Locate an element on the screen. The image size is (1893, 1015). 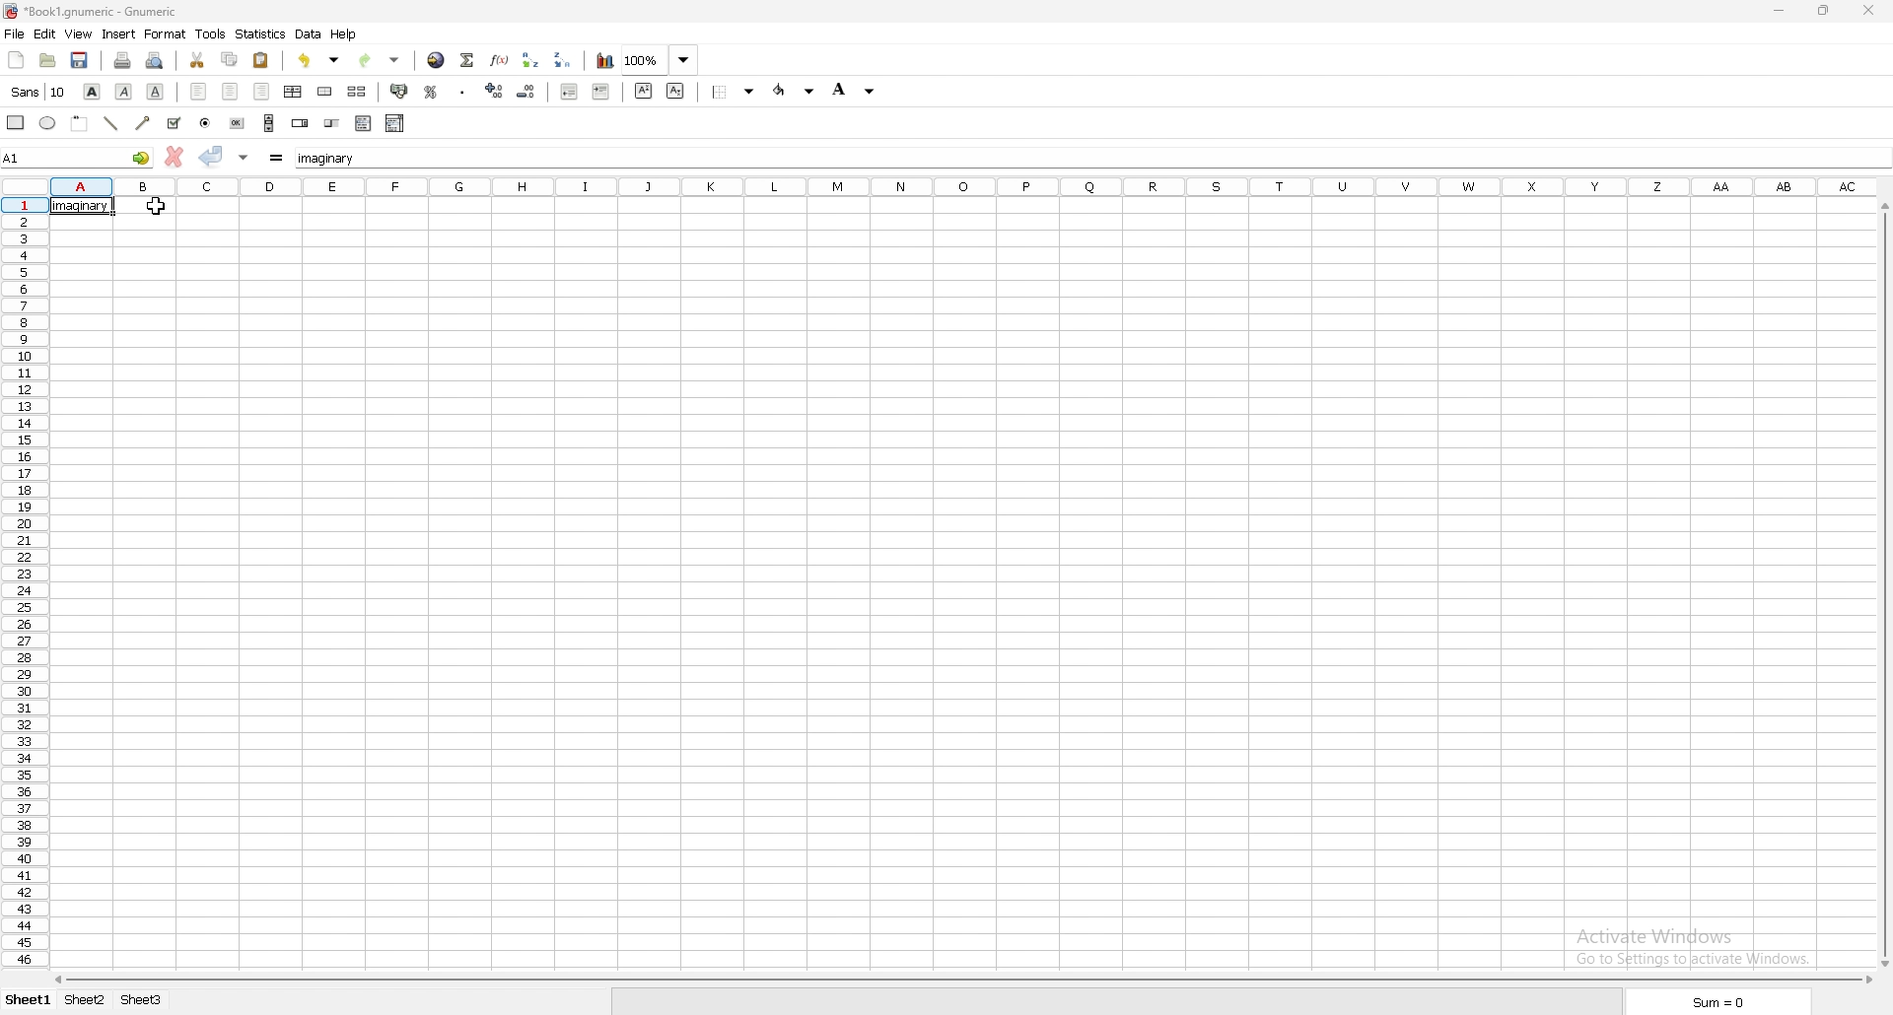
minimize is located at coordinates (1778, 10).